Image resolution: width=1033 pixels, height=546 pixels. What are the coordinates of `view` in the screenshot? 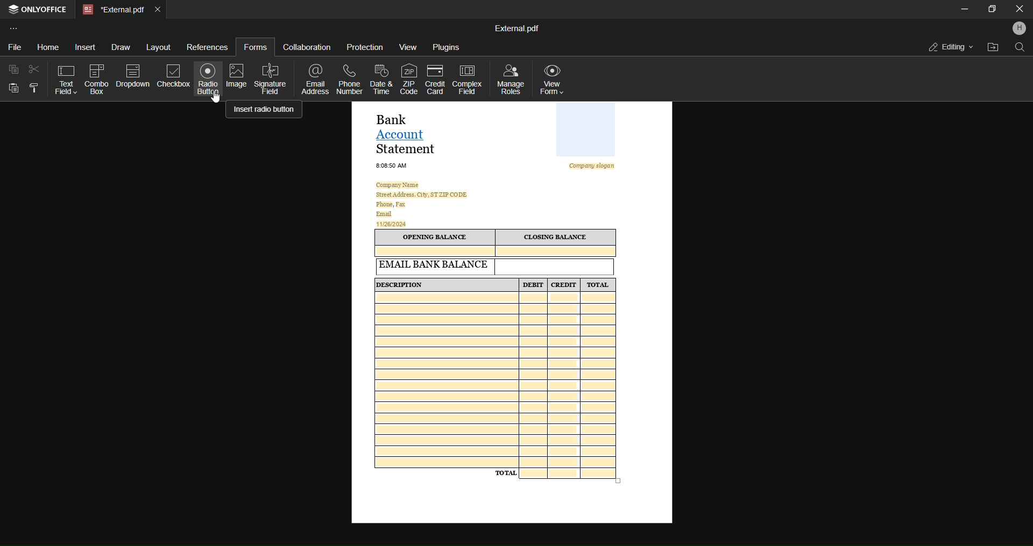 It's located at (407, 47).